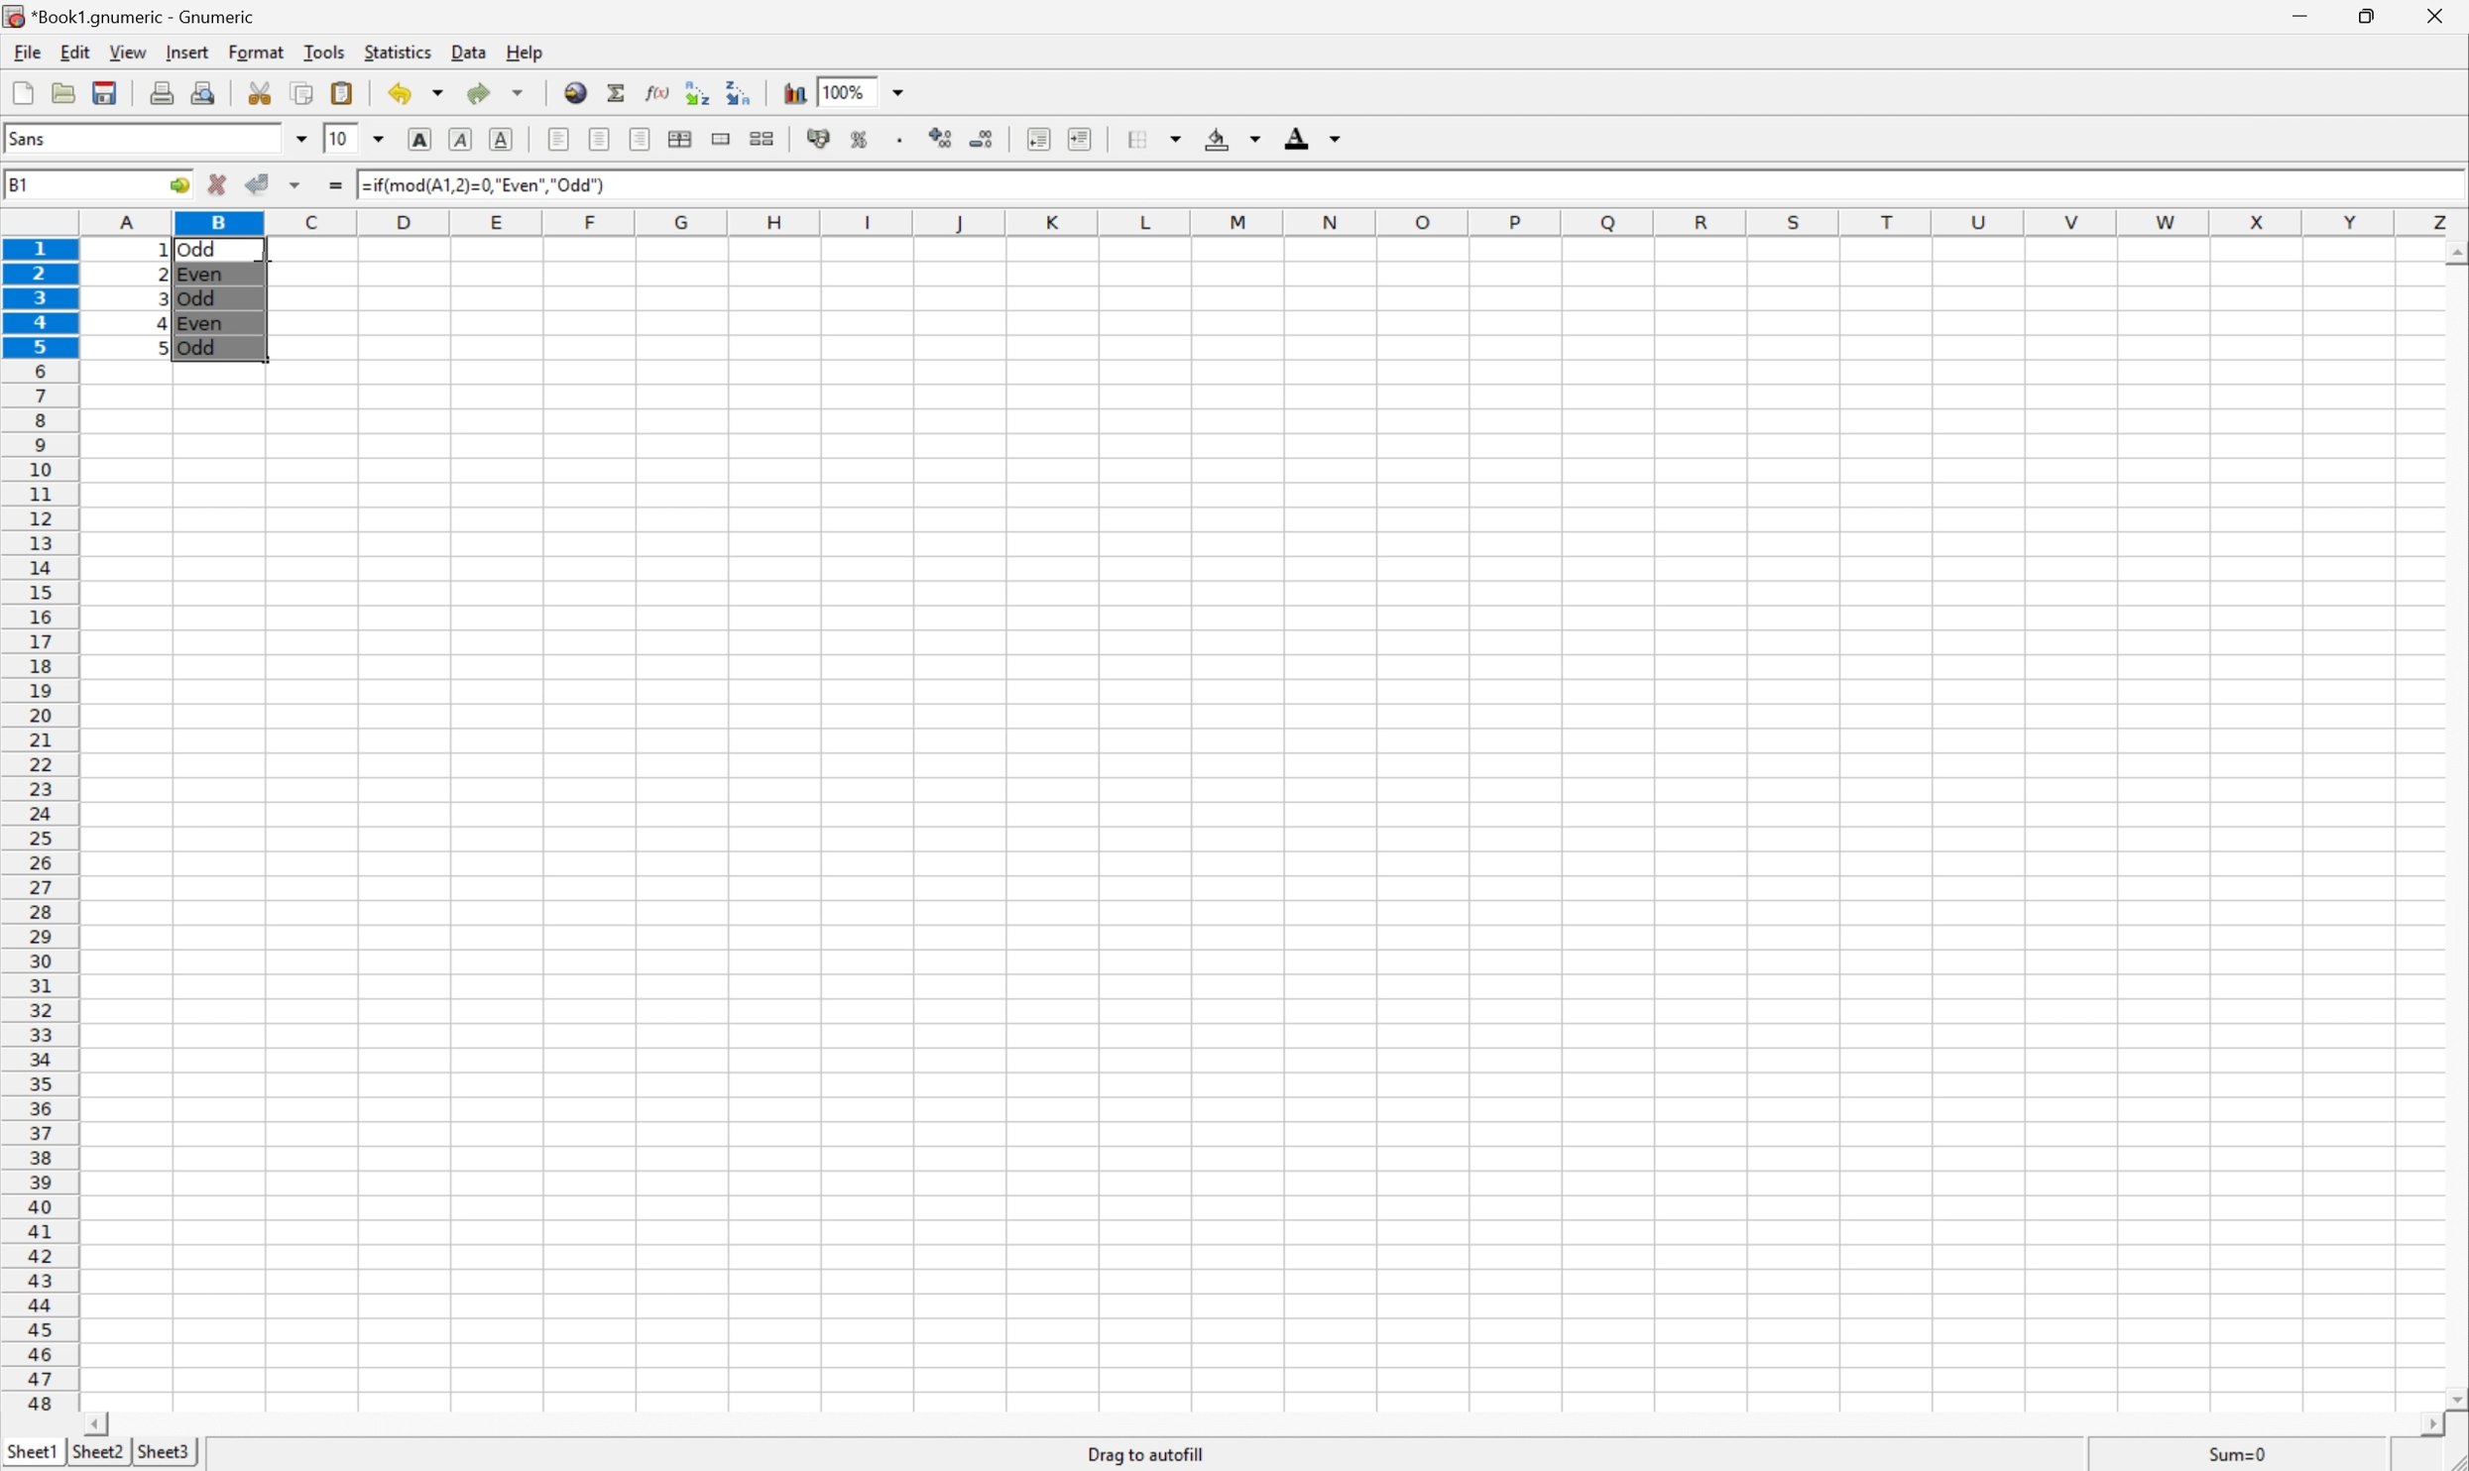 The width and height of the screenshot is (2469, 1471). I want to click on *Book1.gnumeric - Gnumeric, so click(136, 17).